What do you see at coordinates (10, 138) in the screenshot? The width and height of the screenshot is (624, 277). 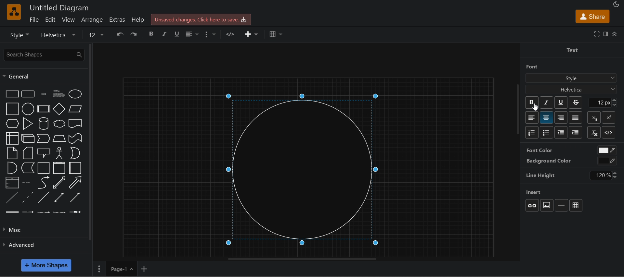 I see `internal storage` at bounding box center [10, 138].